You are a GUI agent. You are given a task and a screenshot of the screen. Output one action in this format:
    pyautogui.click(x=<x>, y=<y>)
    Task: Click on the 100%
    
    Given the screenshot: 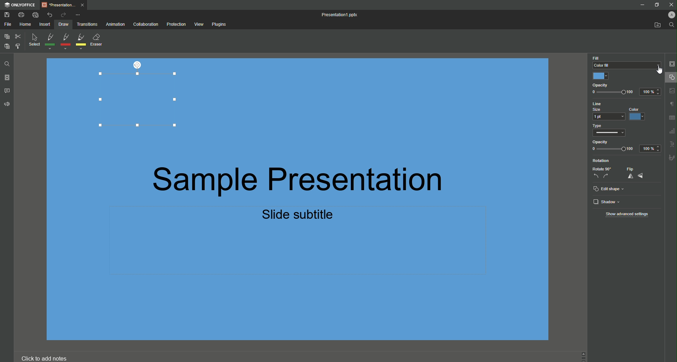 What is the action you would take?
    pyautogui.click(x=651, y=148)
    